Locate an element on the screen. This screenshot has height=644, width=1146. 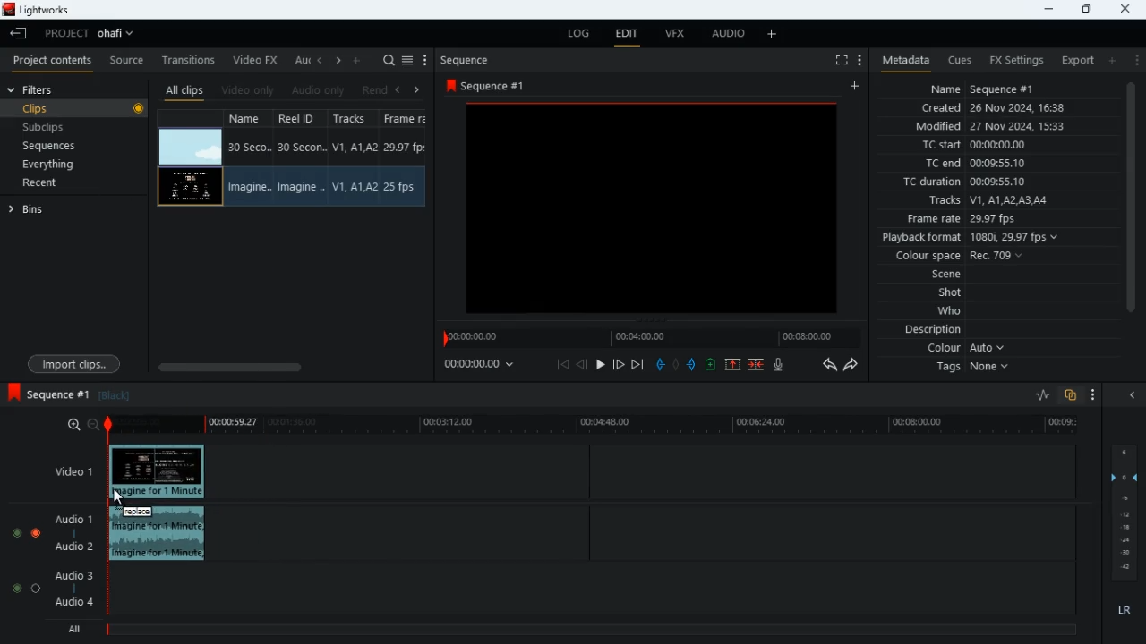
colour space is located at coordinates (965, 255).